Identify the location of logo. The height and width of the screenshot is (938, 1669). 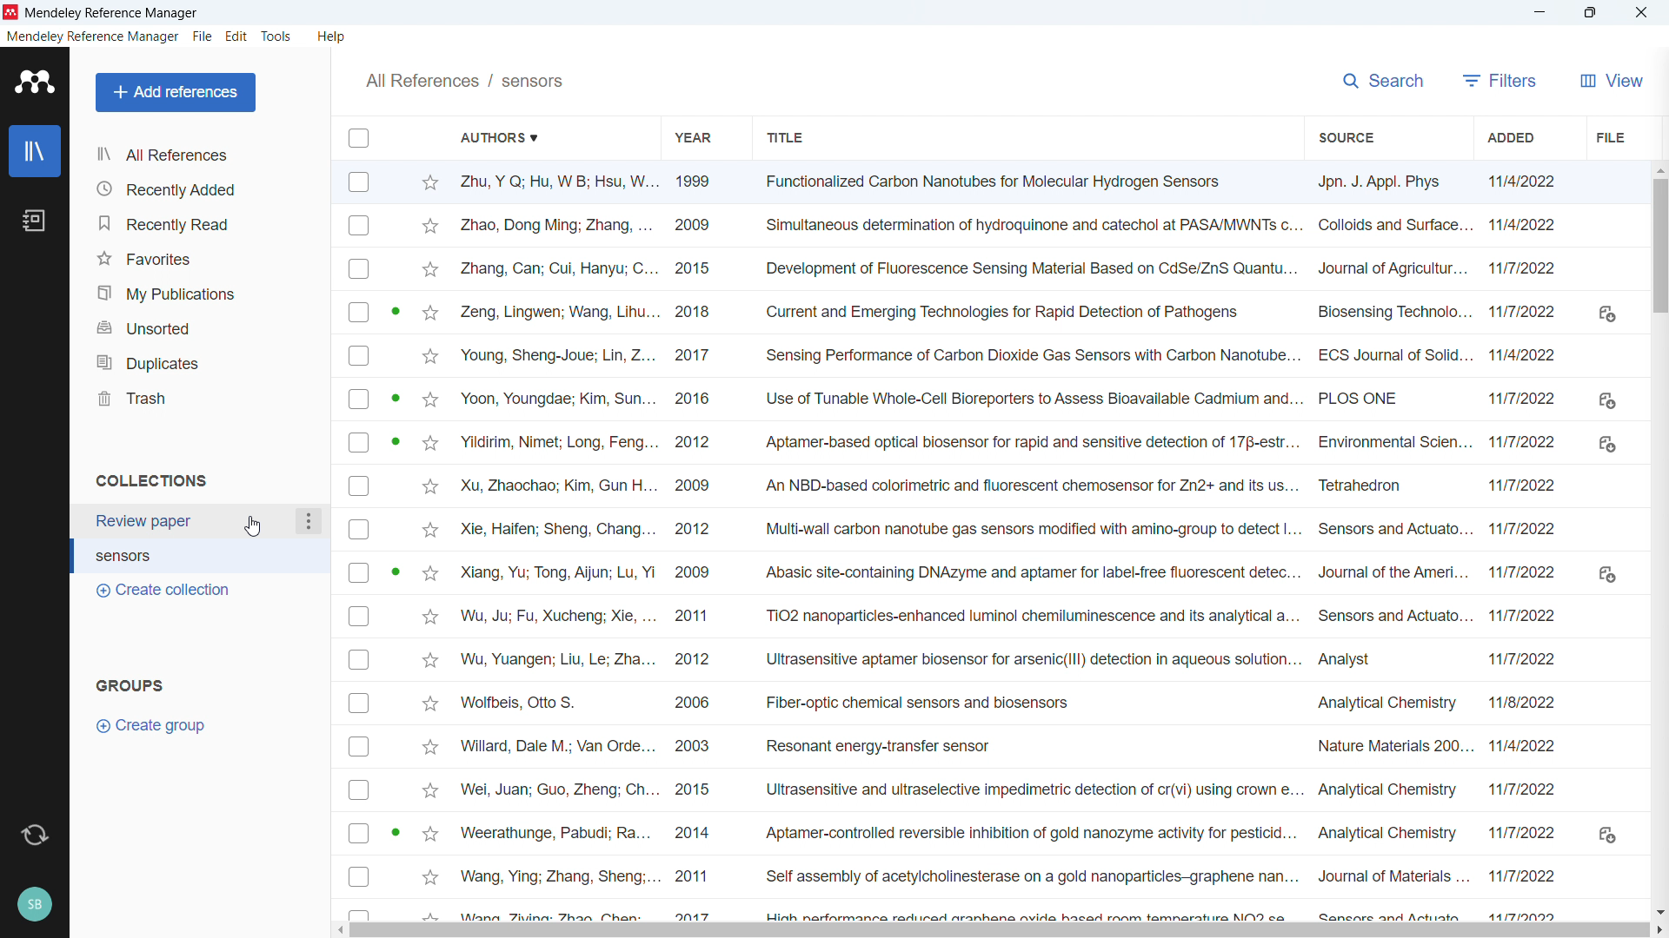
(11, 12).